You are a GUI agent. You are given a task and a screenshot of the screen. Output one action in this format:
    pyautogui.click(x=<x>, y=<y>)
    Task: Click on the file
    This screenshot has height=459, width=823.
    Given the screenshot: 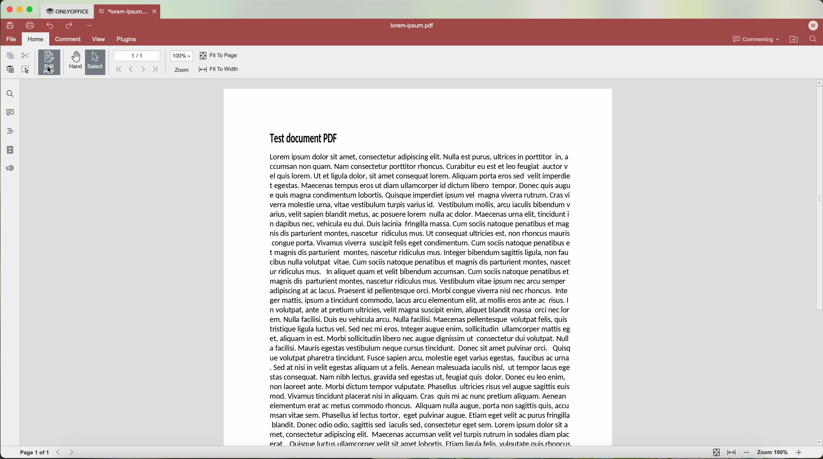 What is the action you would take?
    pyautogui.click(x=10, y=39)
    